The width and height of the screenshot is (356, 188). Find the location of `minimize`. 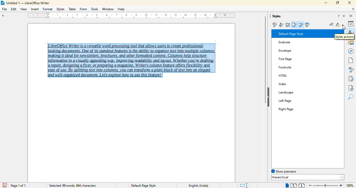

minimize is located at coordinates (326, 3).